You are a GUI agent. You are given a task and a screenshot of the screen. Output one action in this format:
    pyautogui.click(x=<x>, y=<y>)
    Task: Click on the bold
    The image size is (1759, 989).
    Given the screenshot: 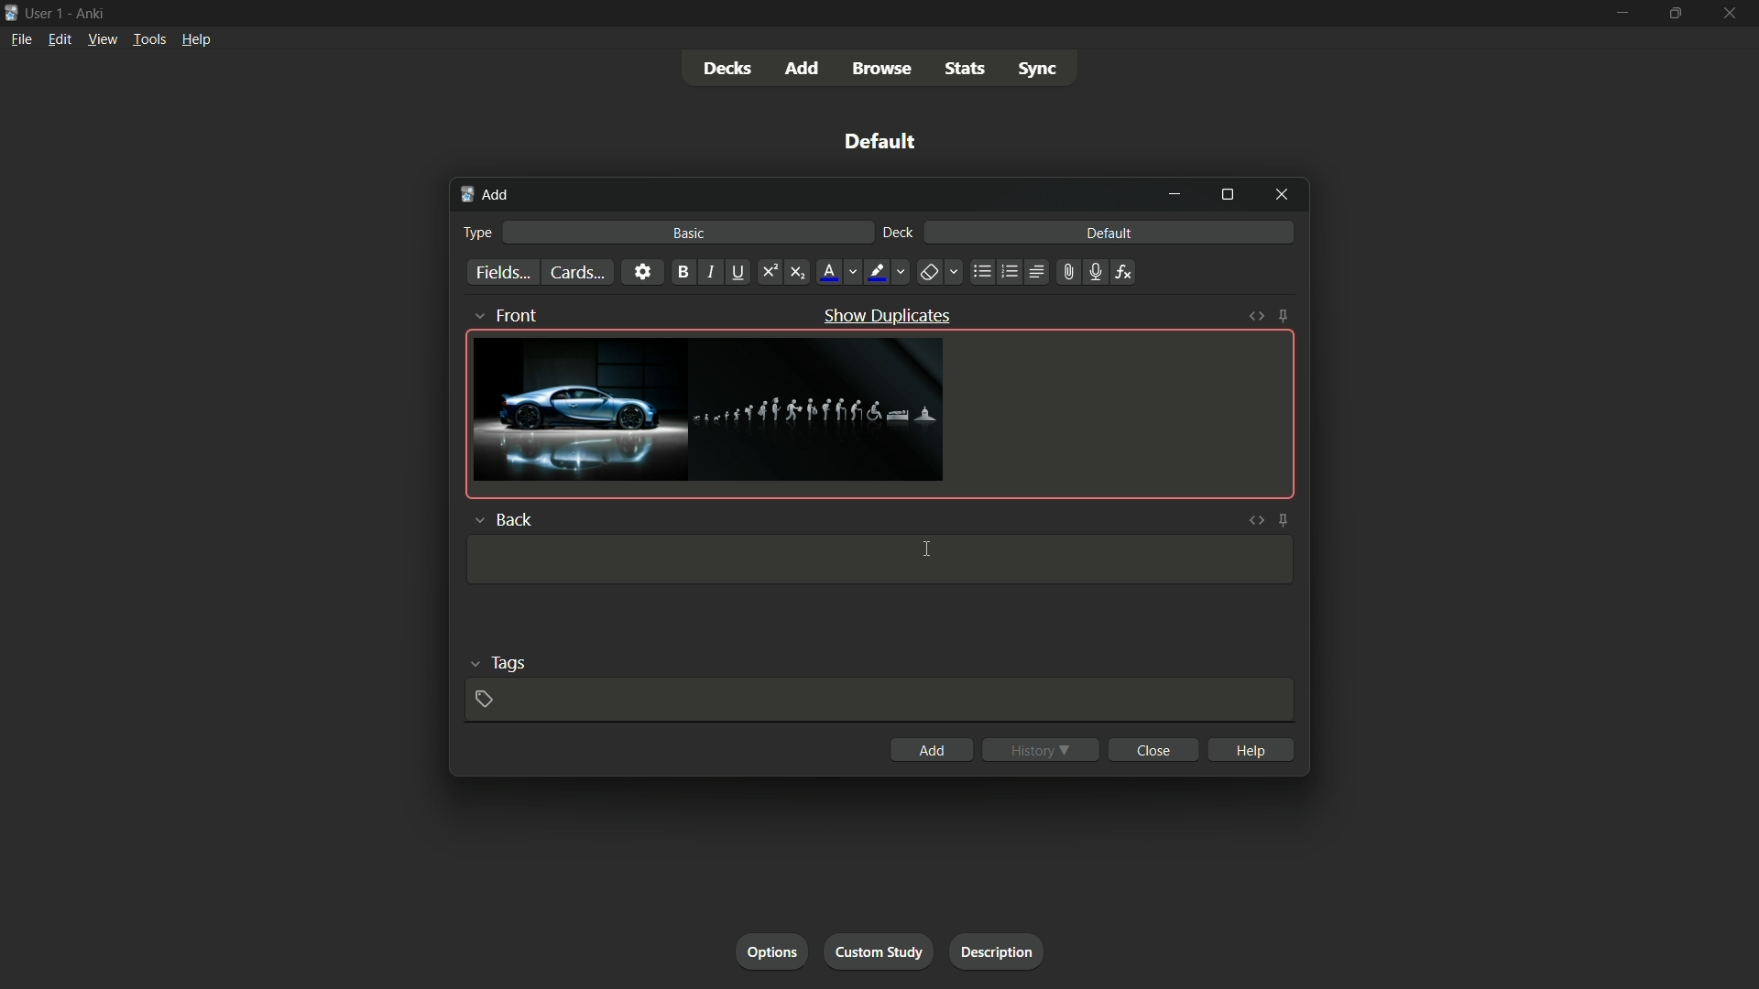 What is the action you would take?
    pyautogui.click(x=683, y=272)
    